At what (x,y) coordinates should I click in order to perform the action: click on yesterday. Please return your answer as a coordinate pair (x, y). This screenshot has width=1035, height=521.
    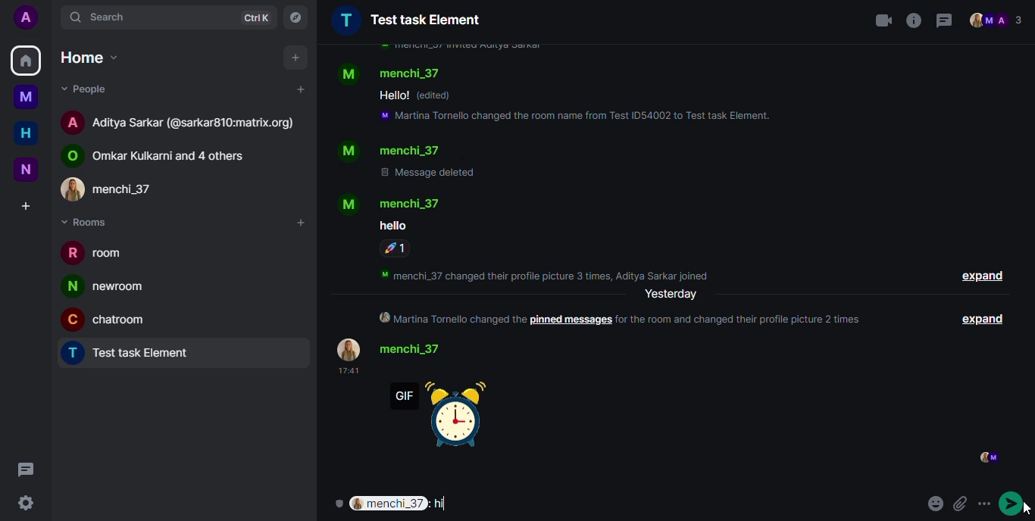
    Looking at the image, I should click on (671, 295).